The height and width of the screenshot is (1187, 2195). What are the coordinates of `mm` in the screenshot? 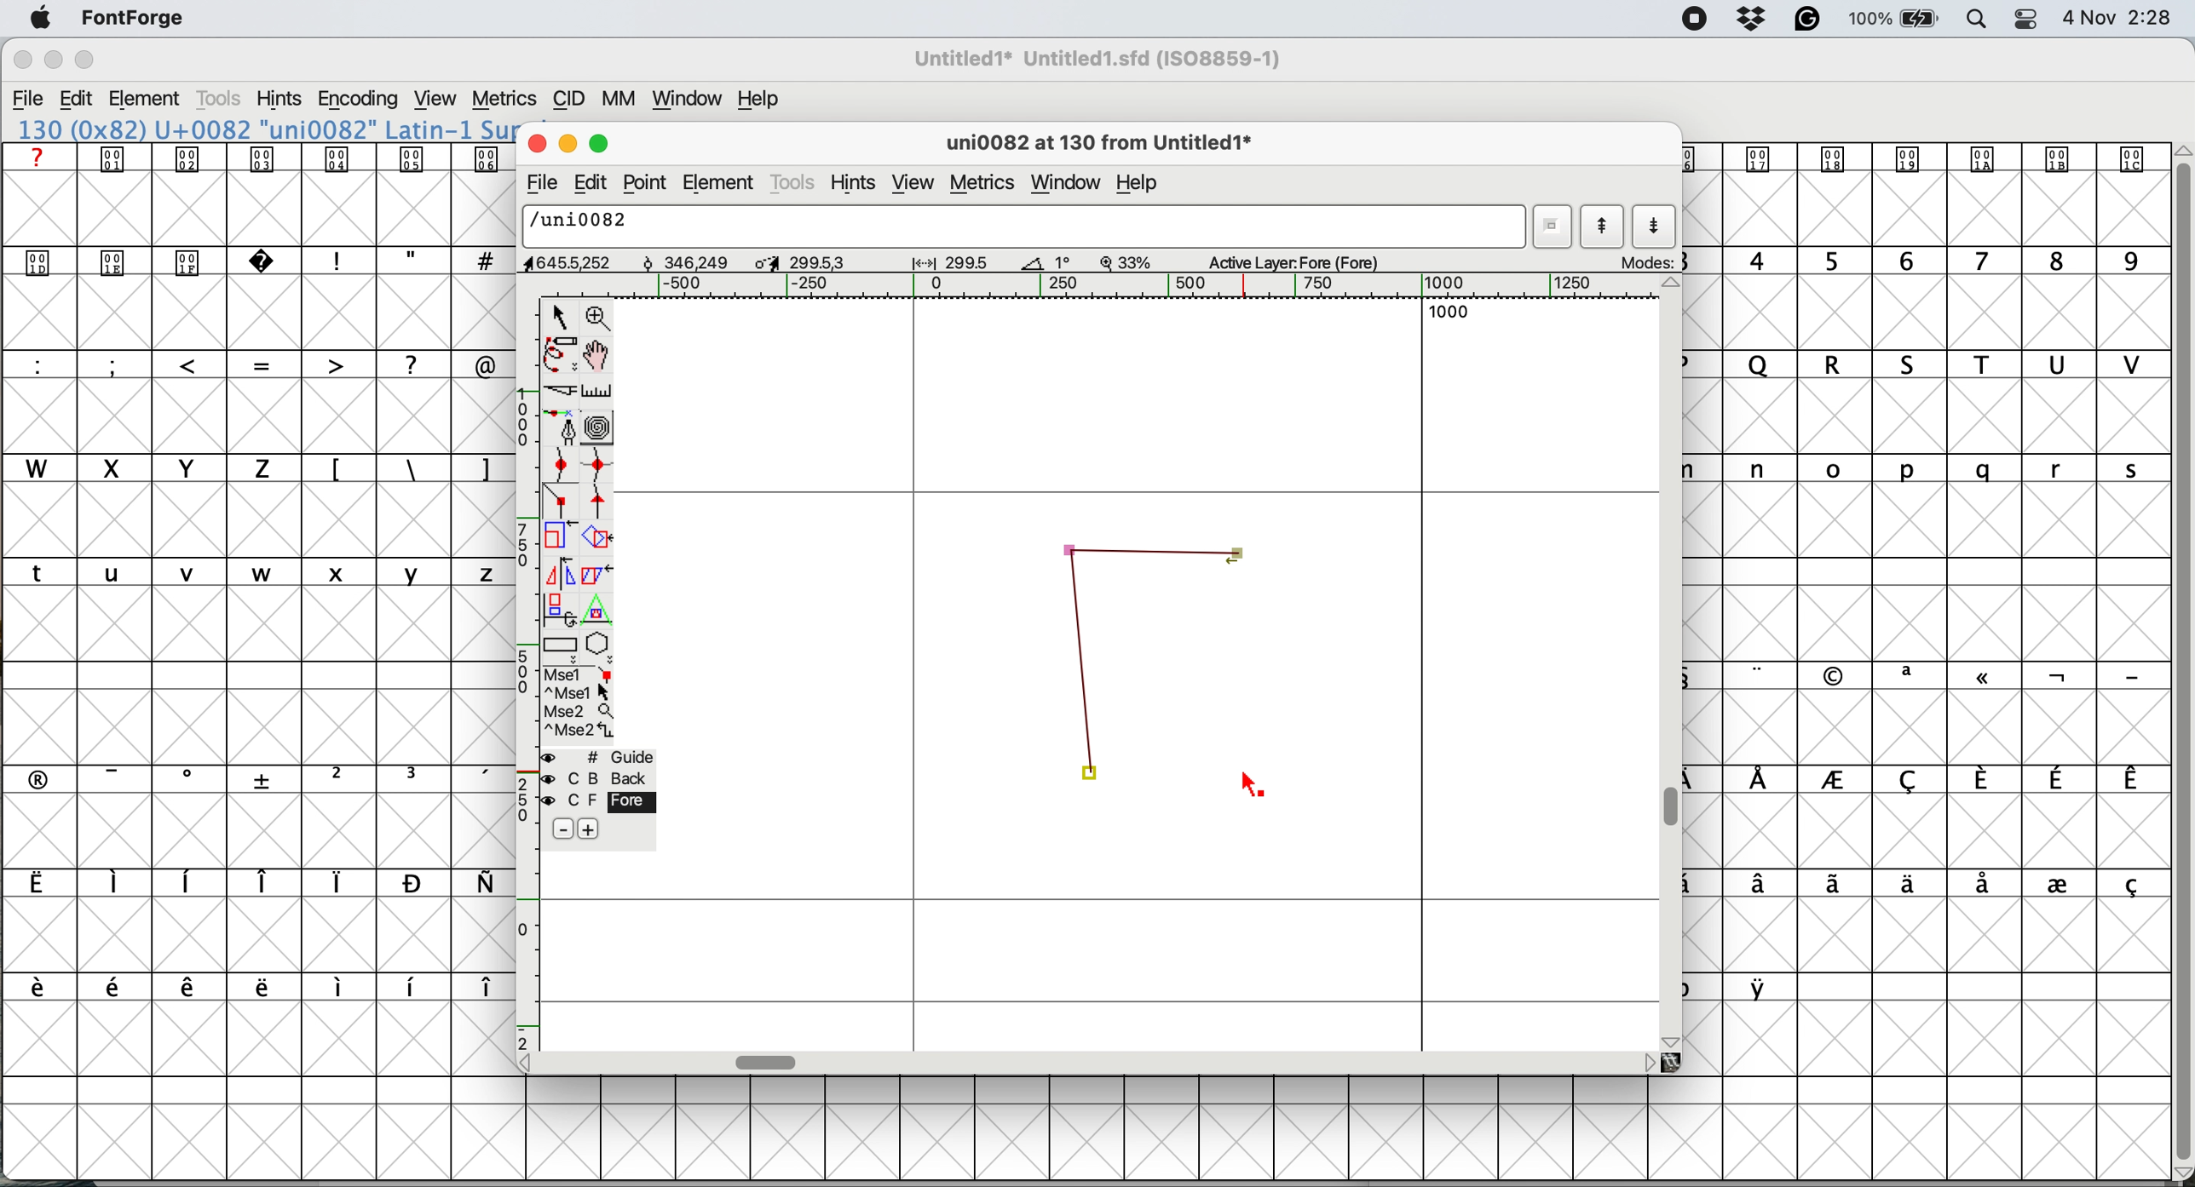 It's located at (625, 99).